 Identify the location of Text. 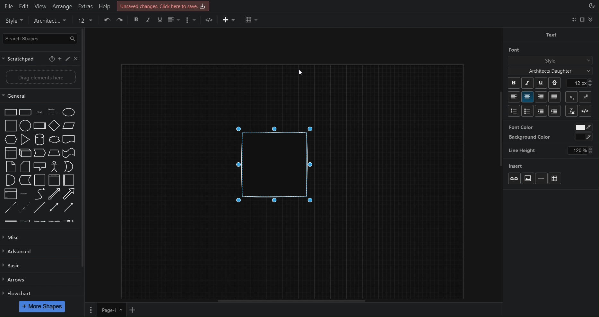
(551, 34).